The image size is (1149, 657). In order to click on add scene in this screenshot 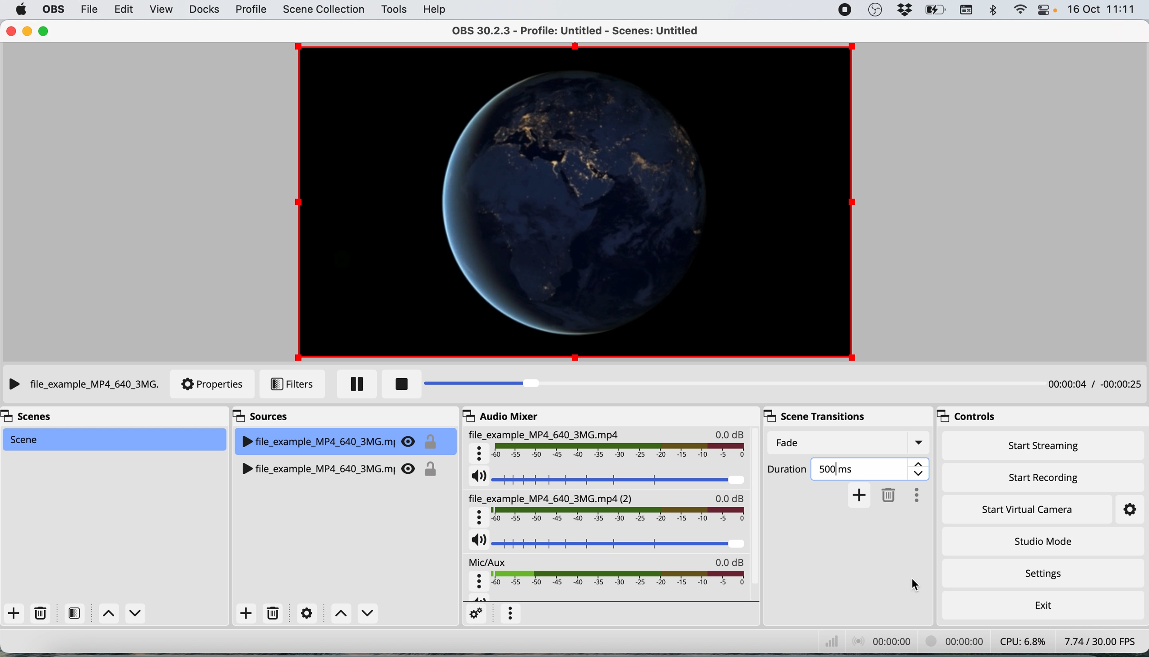, I will do `click(14, 613)`.